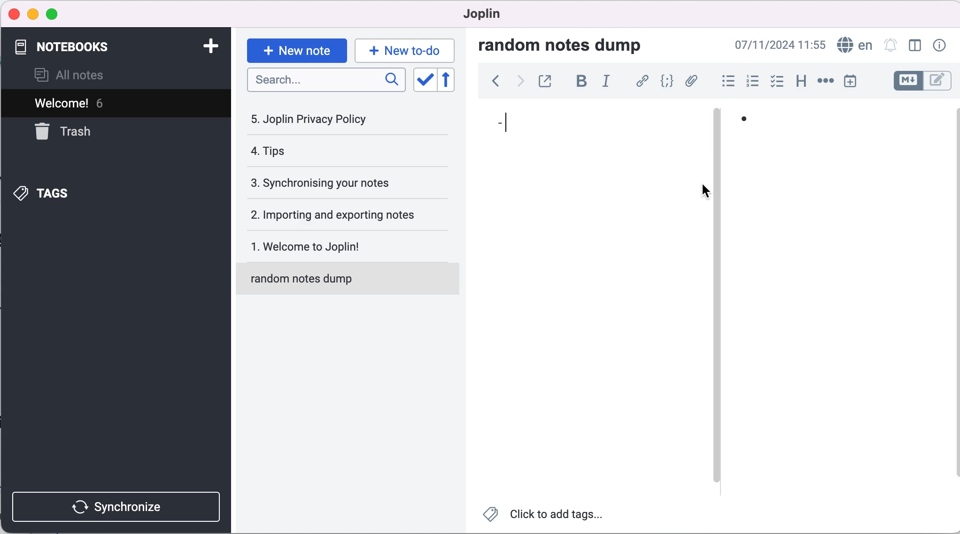 The height and width of the screenshot is (534, 960). Describe the element at coordinates (517, 84) in the screenshot. I see `forward` at that location.